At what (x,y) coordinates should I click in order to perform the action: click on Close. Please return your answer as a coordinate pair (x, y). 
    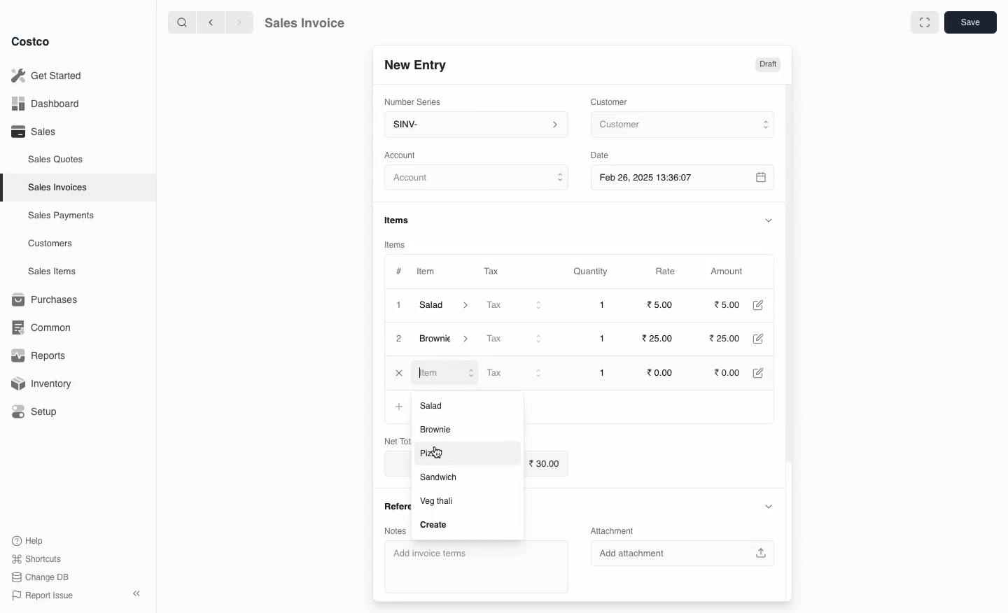
    Looking at the image, I should click on (399, 373).